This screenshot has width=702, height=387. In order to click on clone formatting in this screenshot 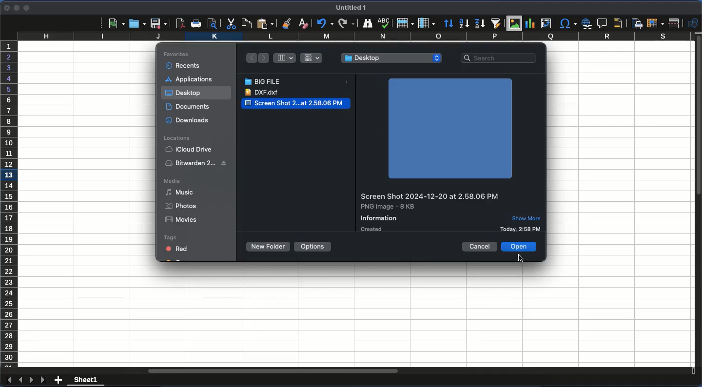, I will do `click(287, 22)`.